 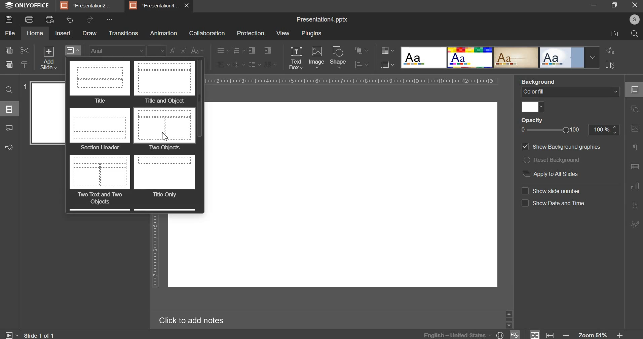 What do you see at coordinates (188, 321) in the screenshot?
I see `click to add notes` at bounding box center [188, 321].